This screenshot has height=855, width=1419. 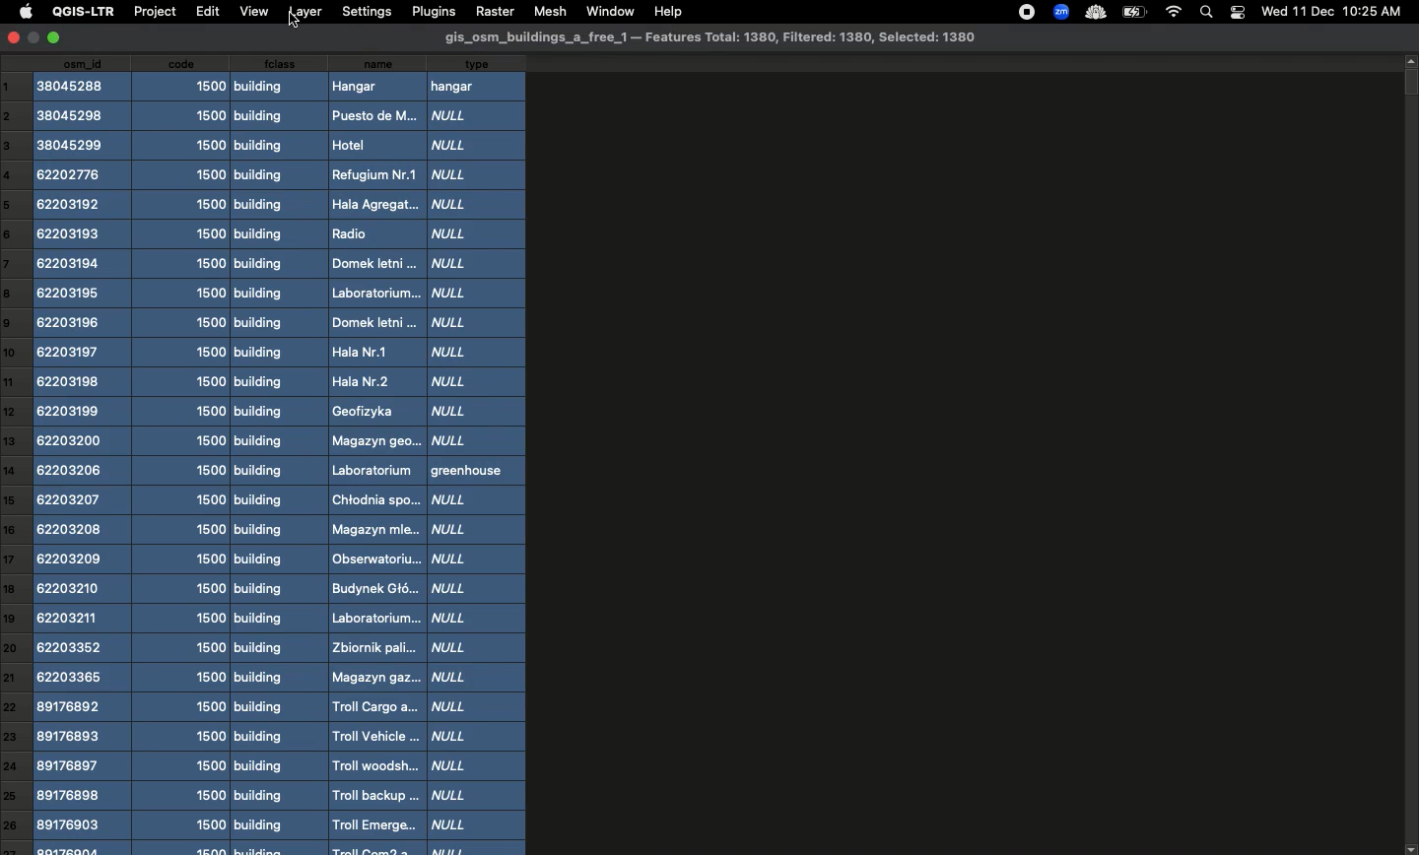 What do you see at coordinates (57, 38) in the screenshot?
I see `Maximize` at bounding box center [57, 38].